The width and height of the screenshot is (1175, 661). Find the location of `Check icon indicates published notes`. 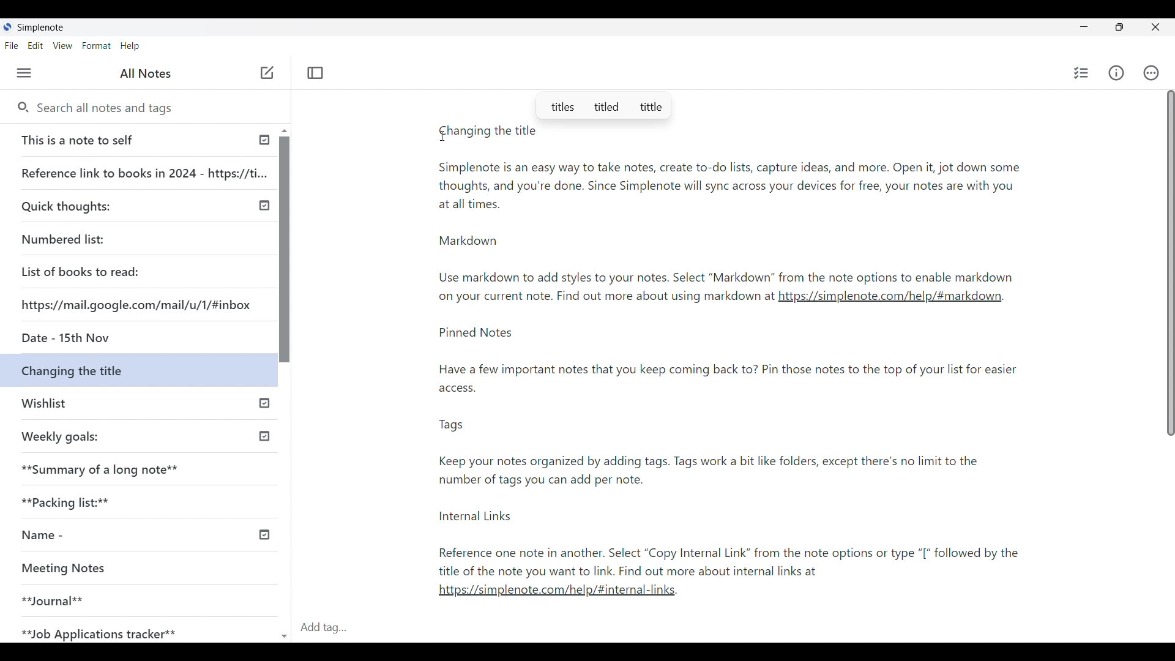

Check icon indicates published notes is located at coordinates (264, 137).